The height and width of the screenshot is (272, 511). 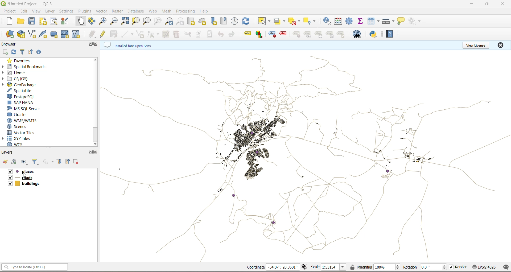 What do you see at coordinates (136, 11) in the screenshot?
I see `database` at bounding box center [136, 11].